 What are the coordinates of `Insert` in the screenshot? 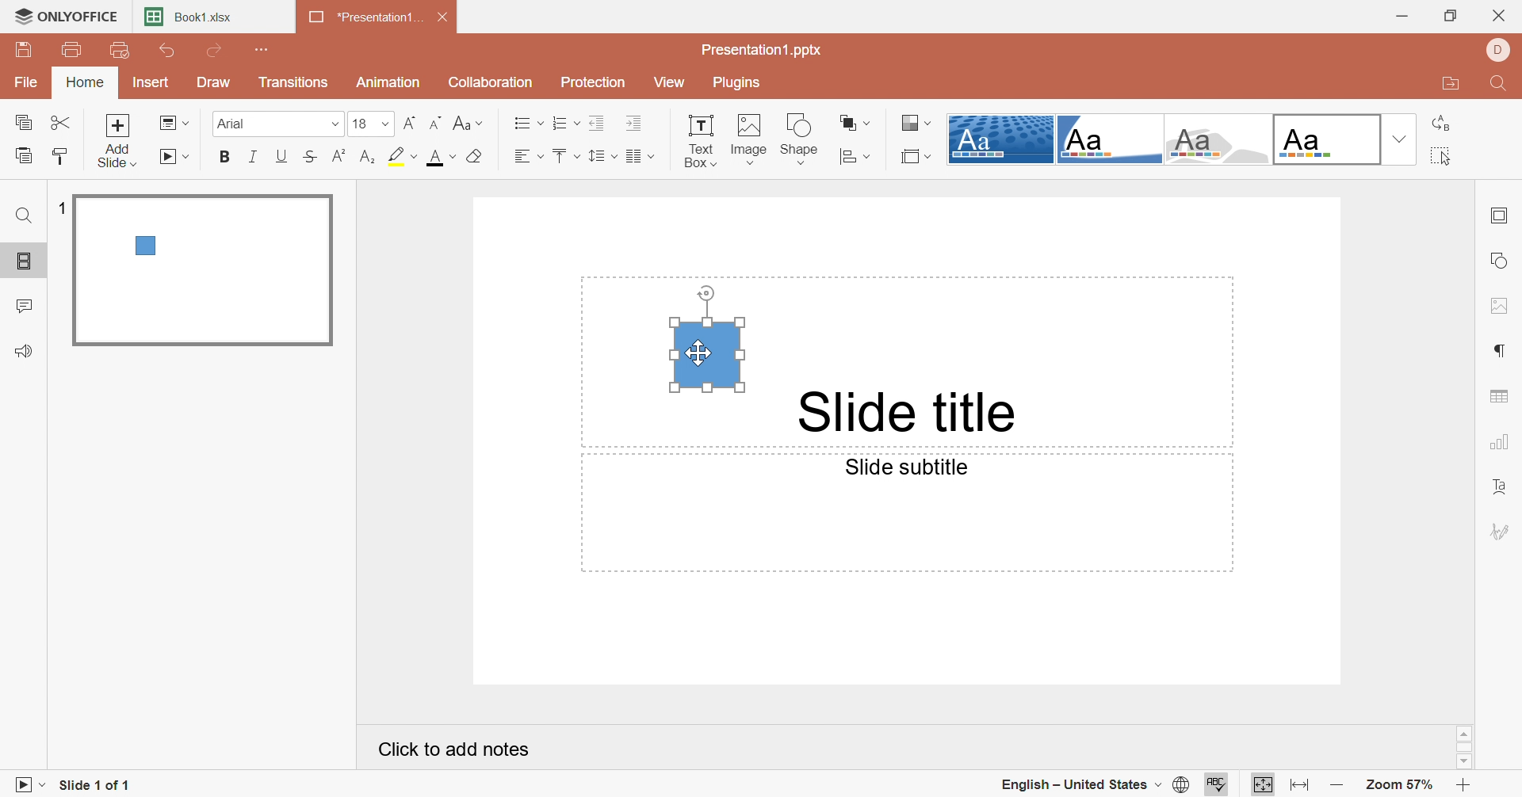 It's located at (151, 86).